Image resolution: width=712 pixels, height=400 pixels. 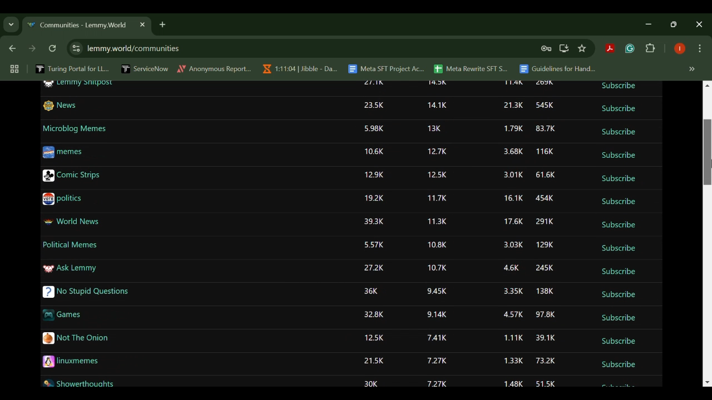 I want to click on News, so click(x=60, y=106).